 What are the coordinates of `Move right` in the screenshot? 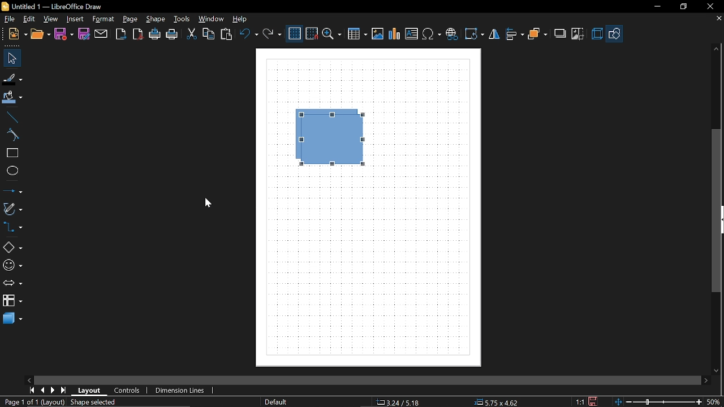 It's located at (707, 380).